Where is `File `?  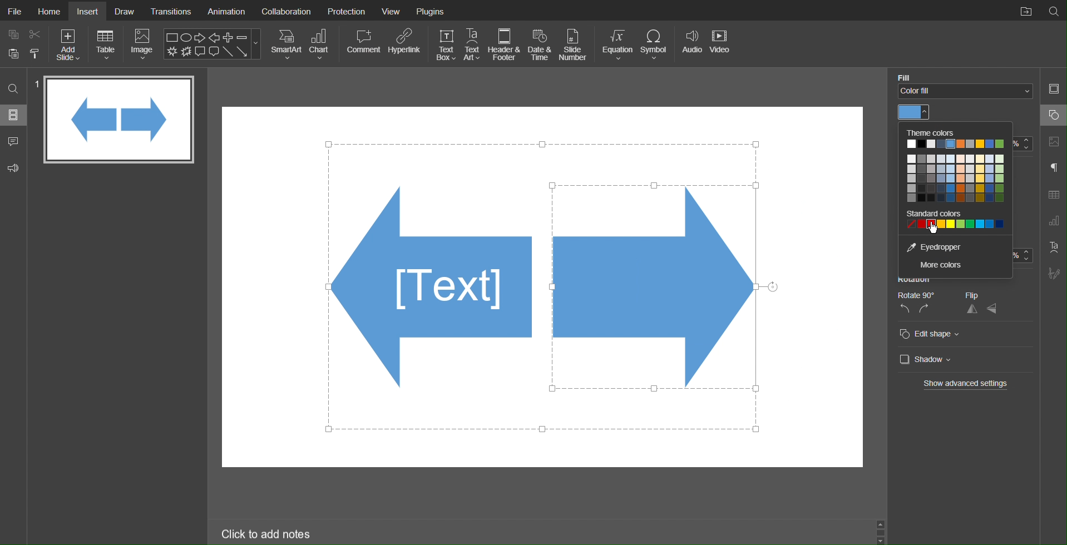
File  is located at coordinates (13, 10).